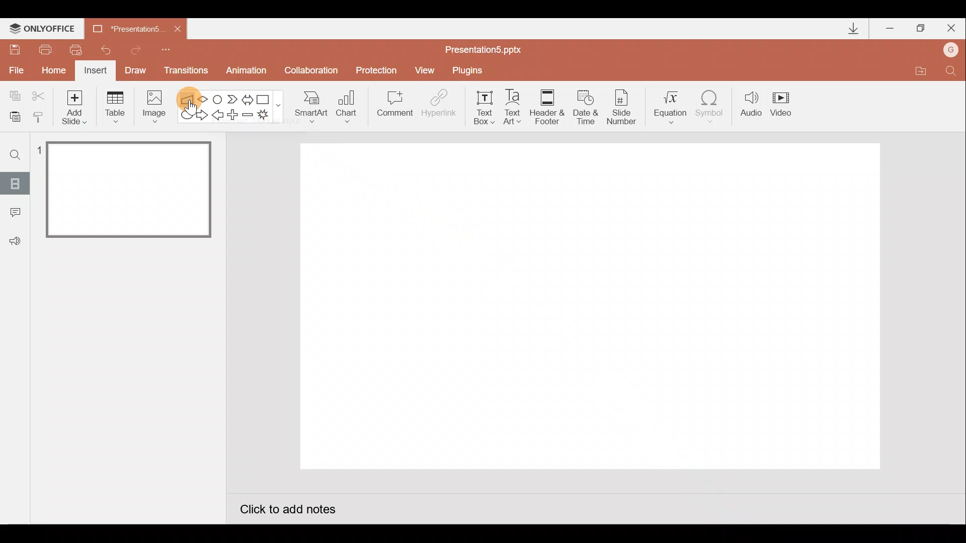 This screenshot has height=543, width=966. Describe the element at coordinates (591, 300) in the screenshot. I see `Presentation slide` at that location.